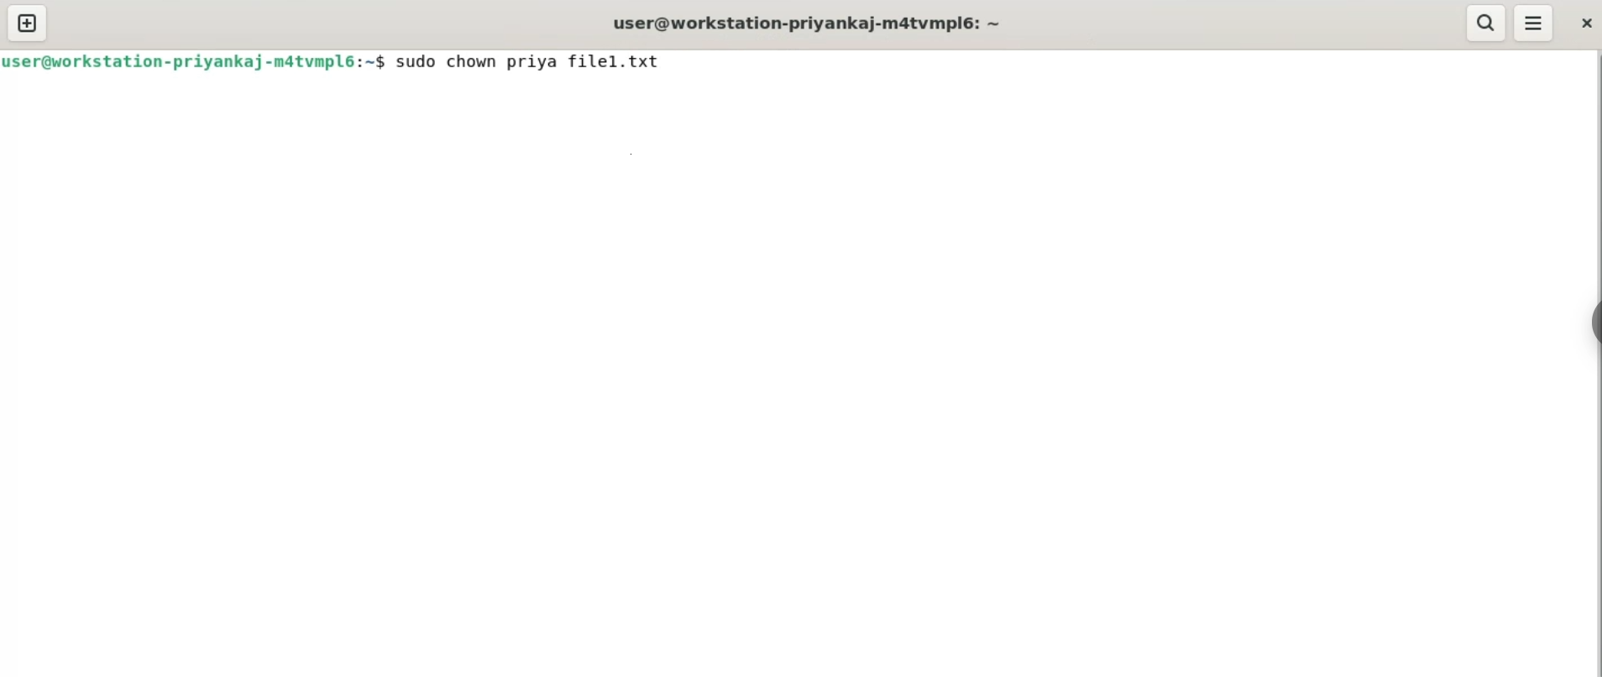 Image resolution: width=1602 pixels, height=677 pixels. I want to click on user@workstation-priyankaj-m4tvmpl6: ~$, so click(196, 60).